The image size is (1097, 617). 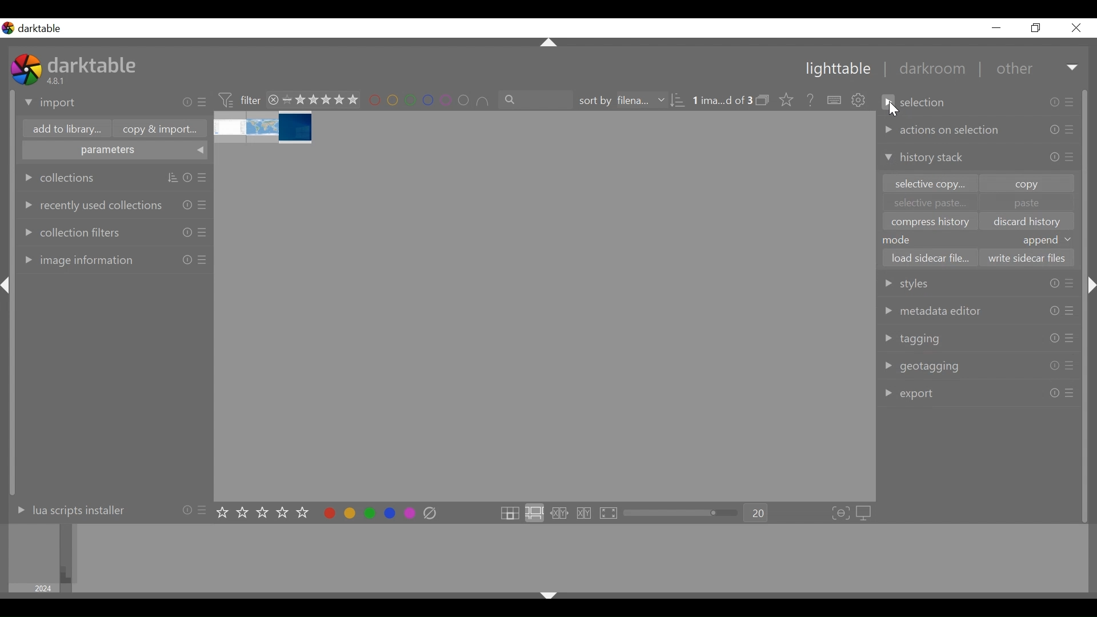 What do you see at coordinates (896, 110) in the screenshot?
I see `cursor` at bounding box center [896, 110].